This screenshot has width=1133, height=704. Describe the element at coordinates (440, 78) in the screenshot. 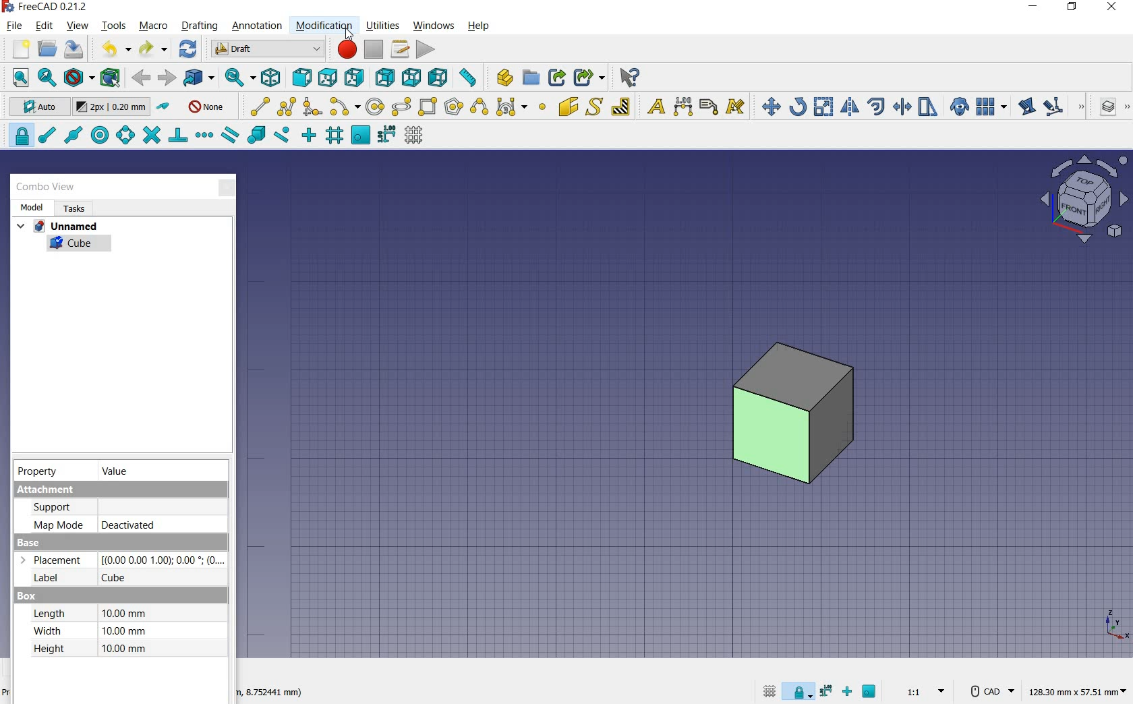

I see `left` at that location.